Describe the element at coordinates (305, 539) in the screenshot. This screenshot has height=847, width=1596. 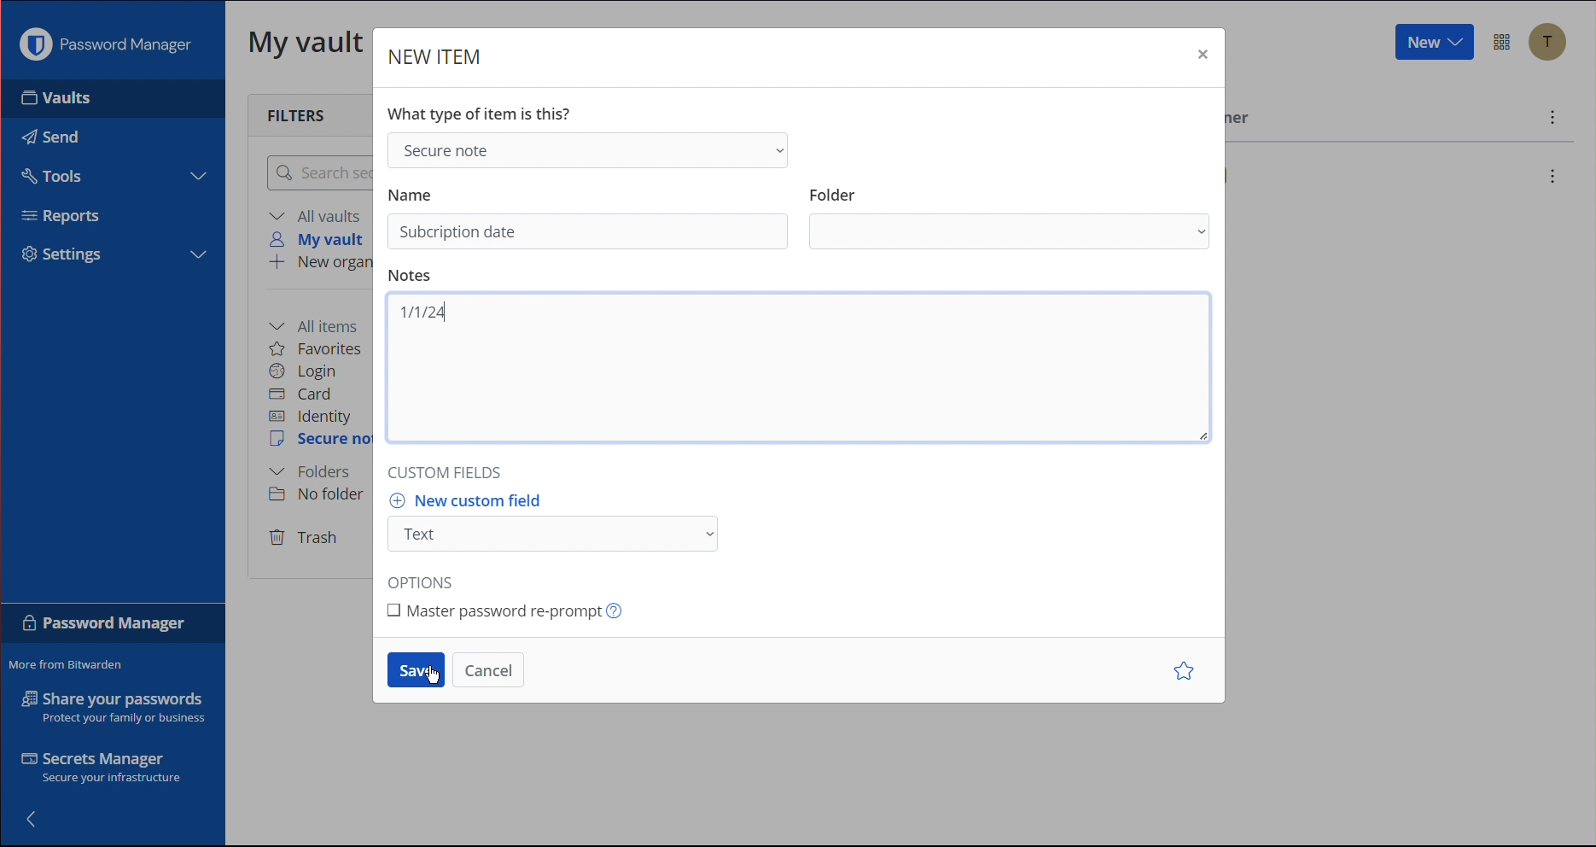
I see `Trash` at that location.